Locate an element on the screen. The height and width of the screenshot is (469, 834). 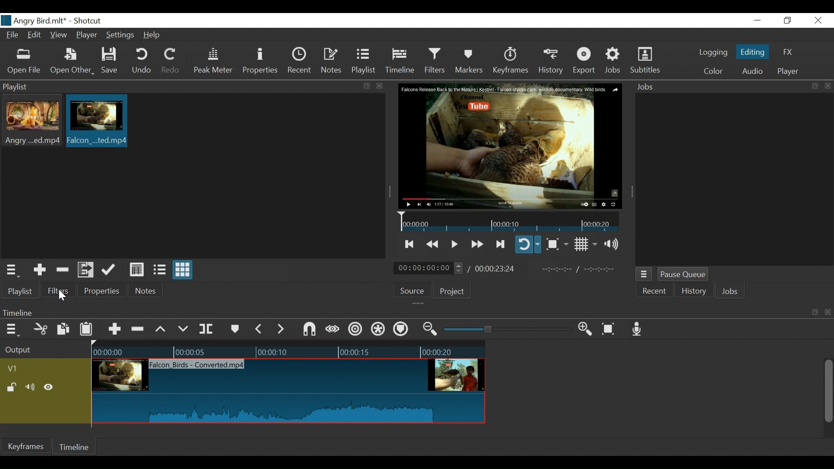
play forward quickly is located at coordinates (476, 245).